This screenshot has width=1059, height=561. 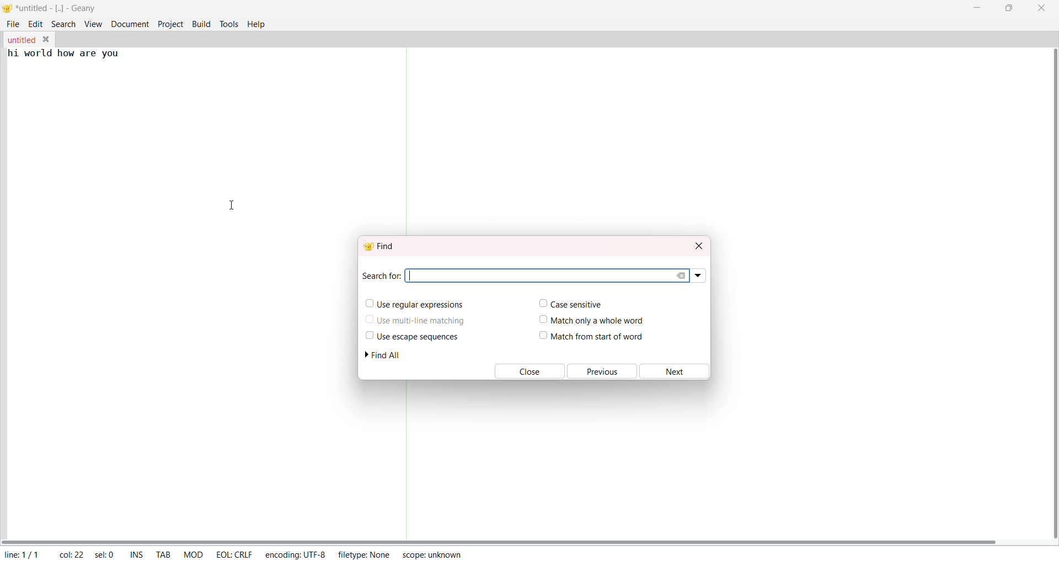 What do you see at coordinates (20, 38) in the screenshot?
I see `untitled` at bounding box center [20, 38].